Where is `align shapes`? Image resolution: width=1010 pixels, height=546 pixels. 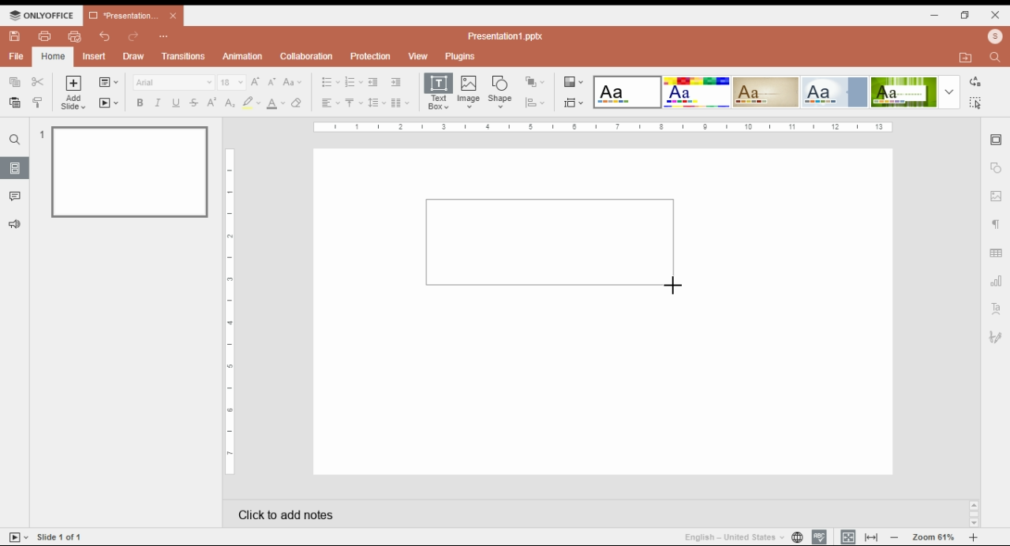 align shapes is located at coordinates (535, 104).